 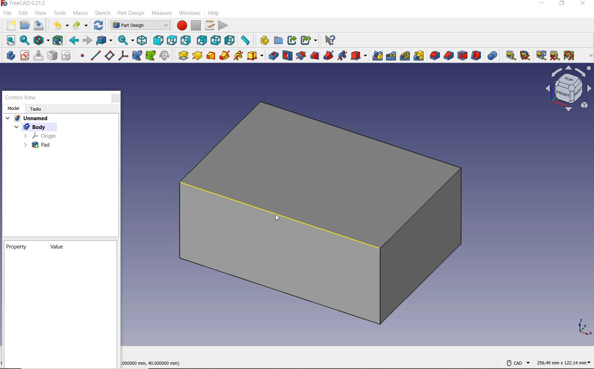 What do you see at coordinates (583, 3) in the screenshot?
I see `close` at bounding box center [583, 3].